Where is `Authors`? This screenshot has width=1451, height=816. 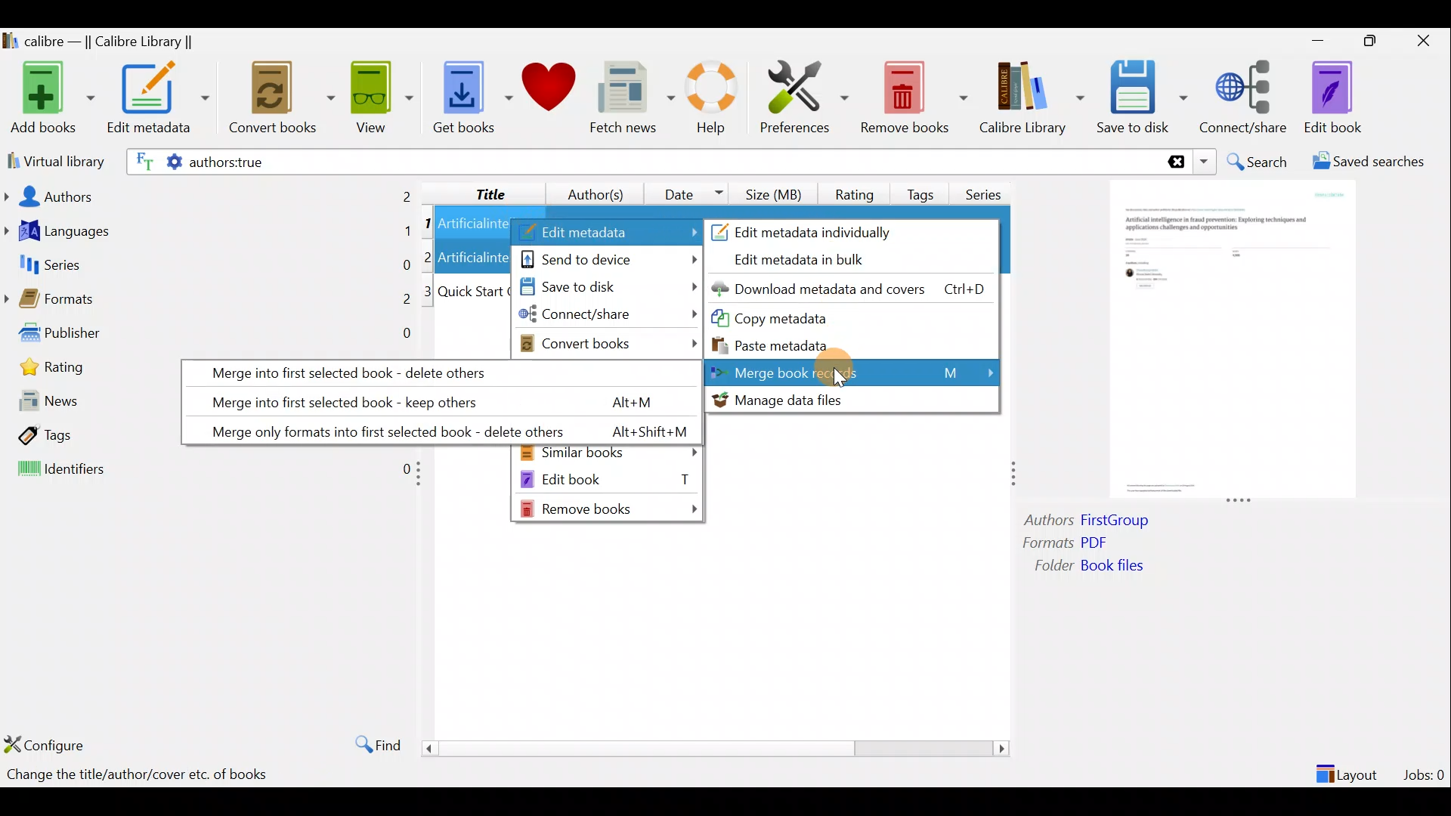 Authors is located at coordinates (209, 195).